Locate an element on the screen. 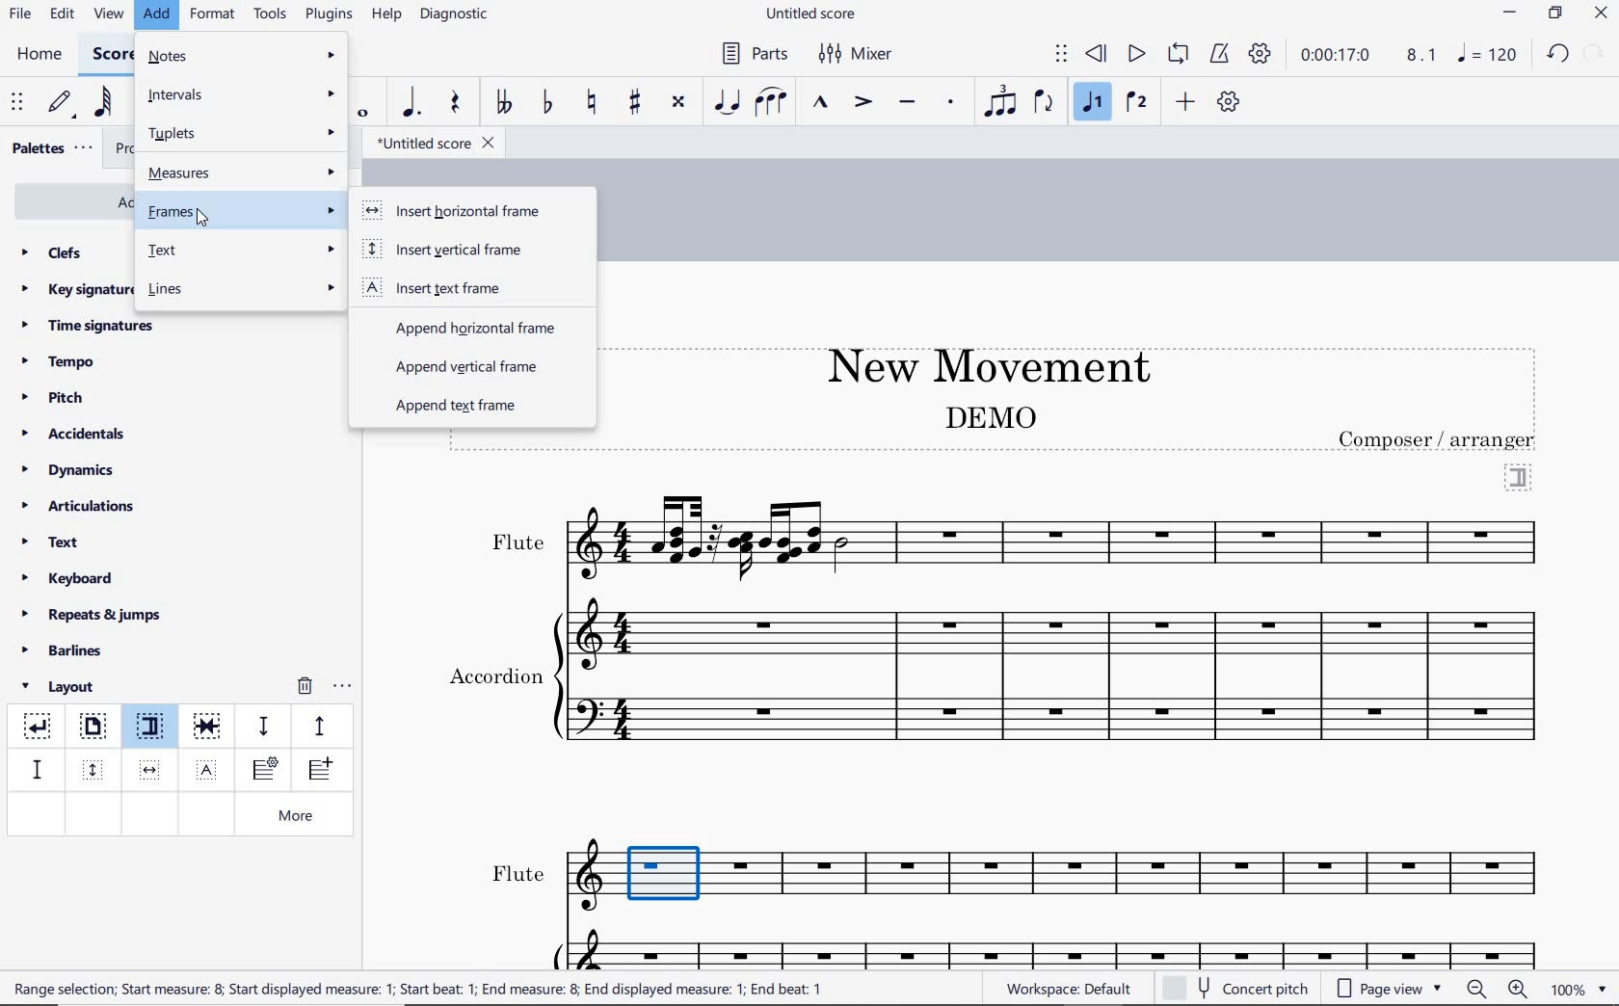 The image size is (1619, 1006). select to move is located at coordinates (1061, 55).